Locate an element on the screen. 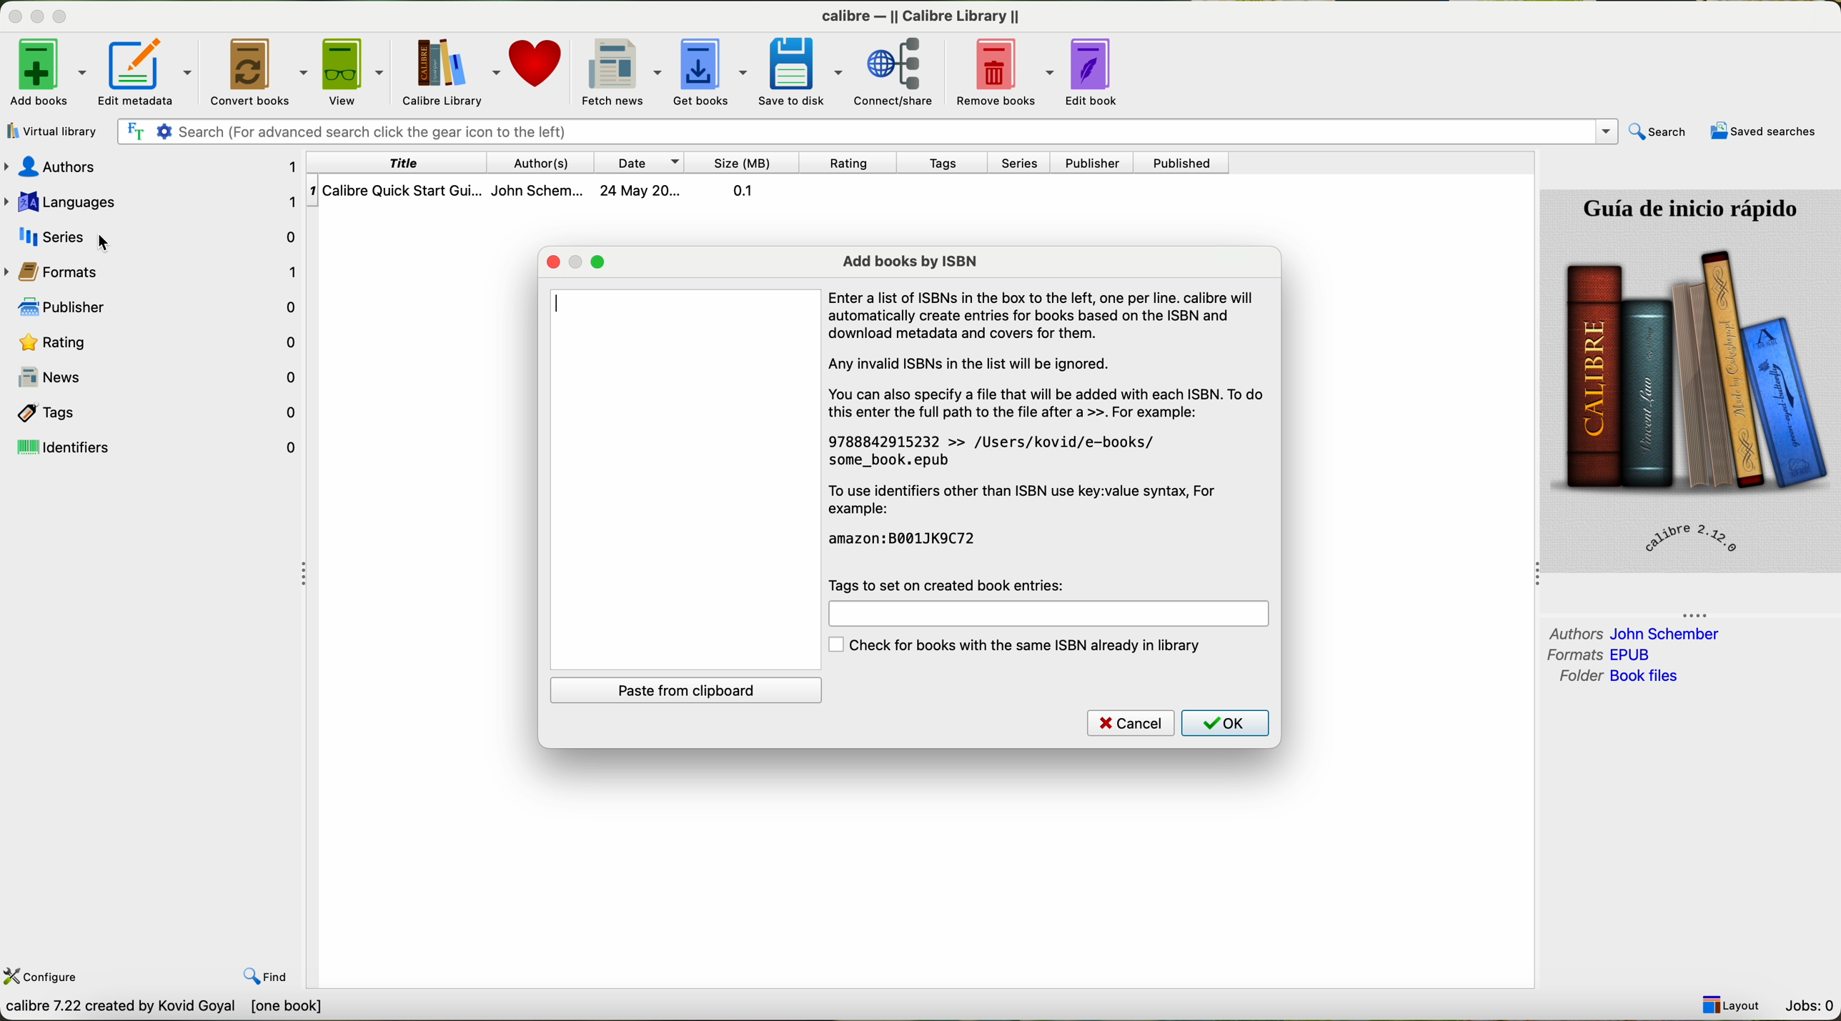 The image size is (1841, 1021). check for books with the same ISBN is located at coordinates (1028, 647).